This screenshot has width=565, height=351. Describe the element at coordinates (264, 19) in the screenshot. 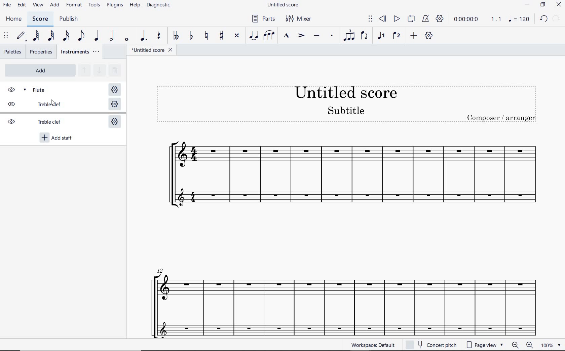

I see `PARTS` at that location.